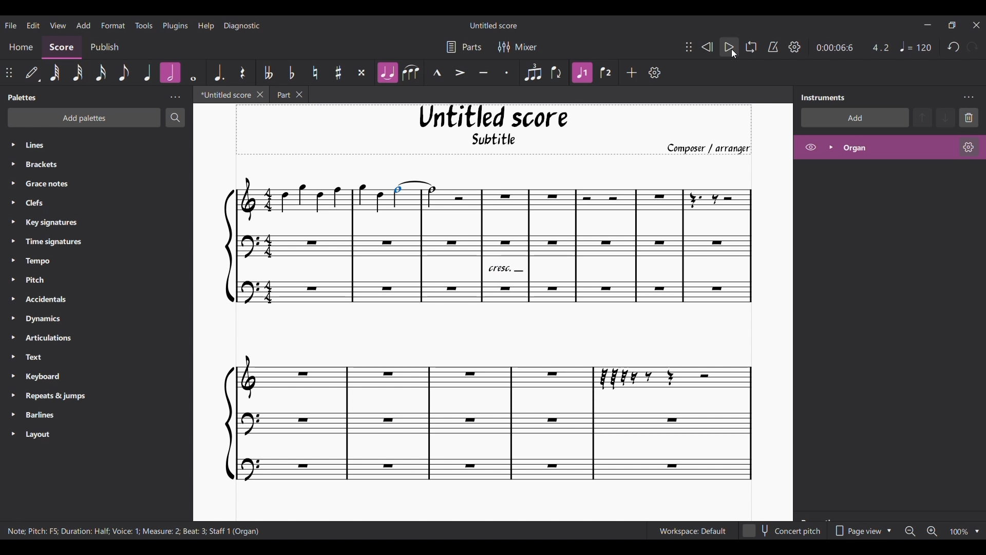  Describe the element at coordinates (11, 25) in the screenshot. I see `File menu` at that location.